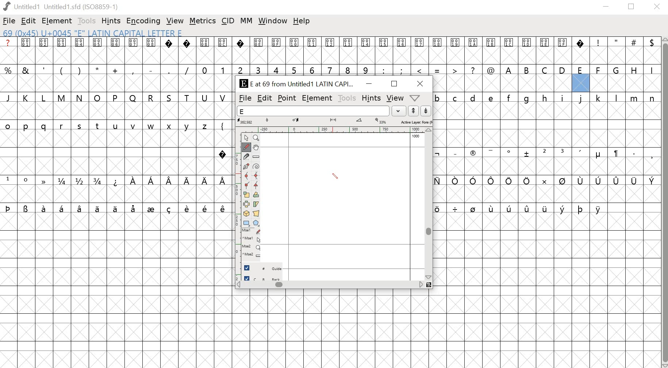 The height and width of the screenshot is (368, 668). What do you see at coordinates (631, 7) in the screenshot?
I see `restore down` at bounding box center [631, 7].